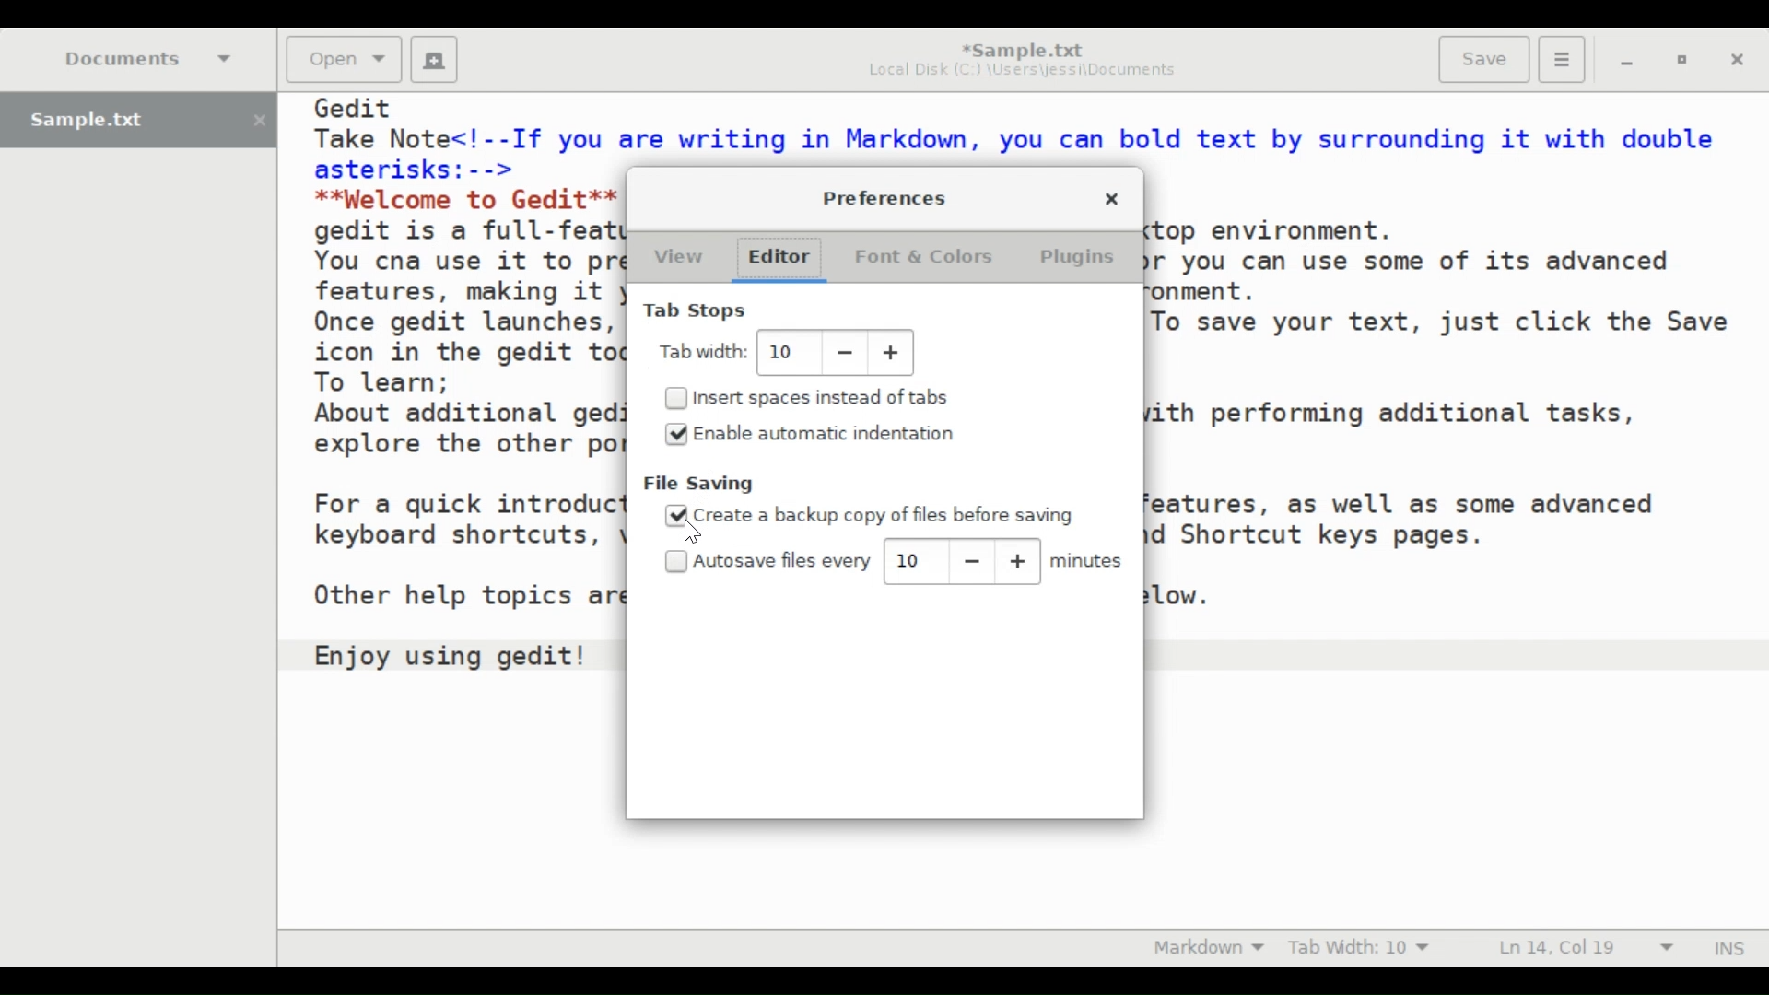 The height and width of the screenshot is (995, 1769). I want to click on (un)select Enable automatic indentation, so click(826, 432).